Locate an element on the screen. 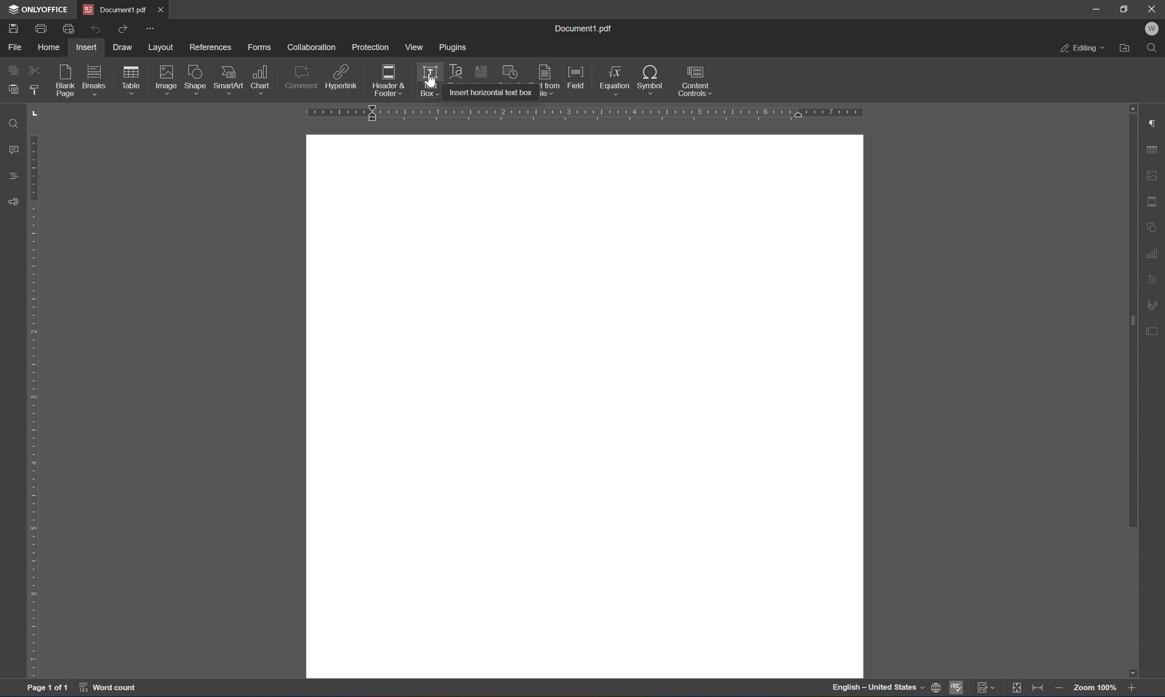 The height and width of the screenshot is (697, 1165). Document1.pdf is located at coordinates (115, 9).